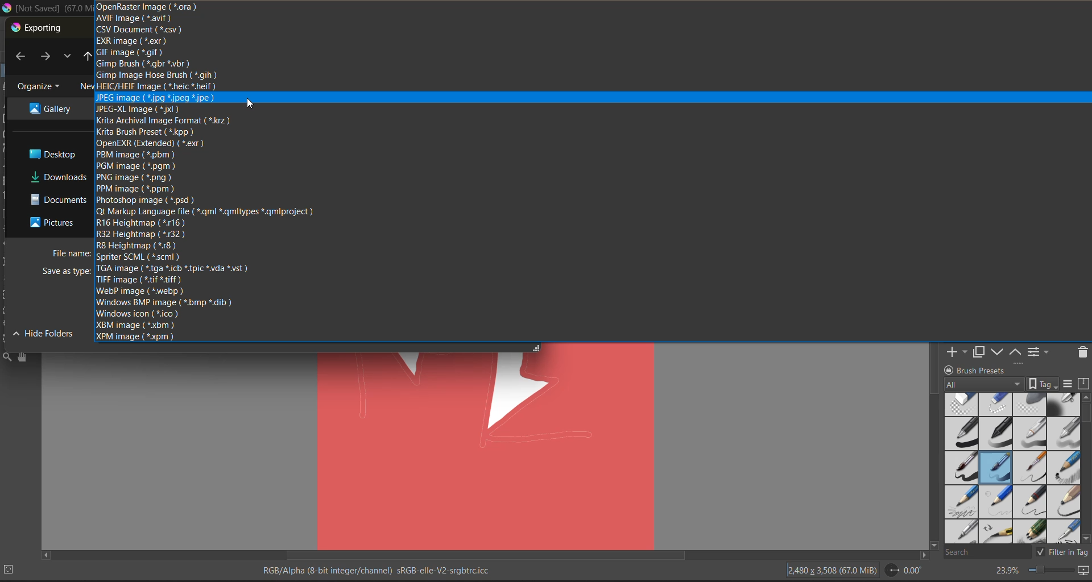 Image resolution: width=1092 pixels, height=582 pixels. Describe the element at coordinates (137, 314) in the screenshot. I see `windows icon` at that location.